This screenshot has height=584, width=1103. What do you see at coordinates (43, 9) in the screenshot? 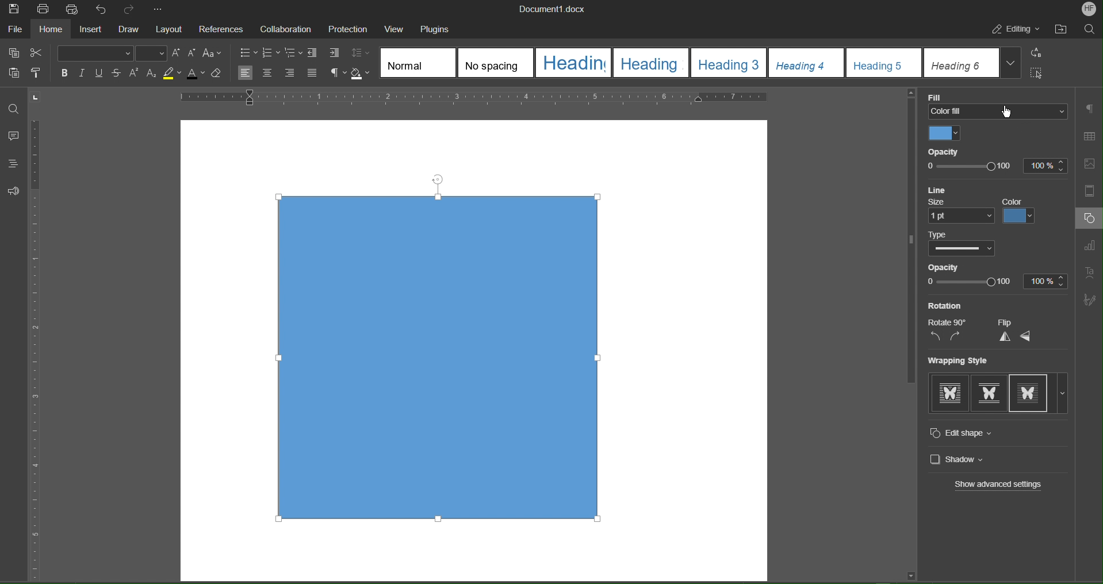
I see `Print` at bounding box center [43, 9].